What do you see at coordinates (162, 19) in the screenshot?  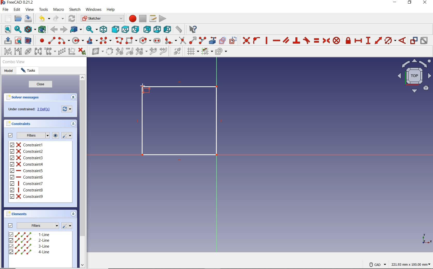 I see `execute macro` at bounding box center [162, 19].